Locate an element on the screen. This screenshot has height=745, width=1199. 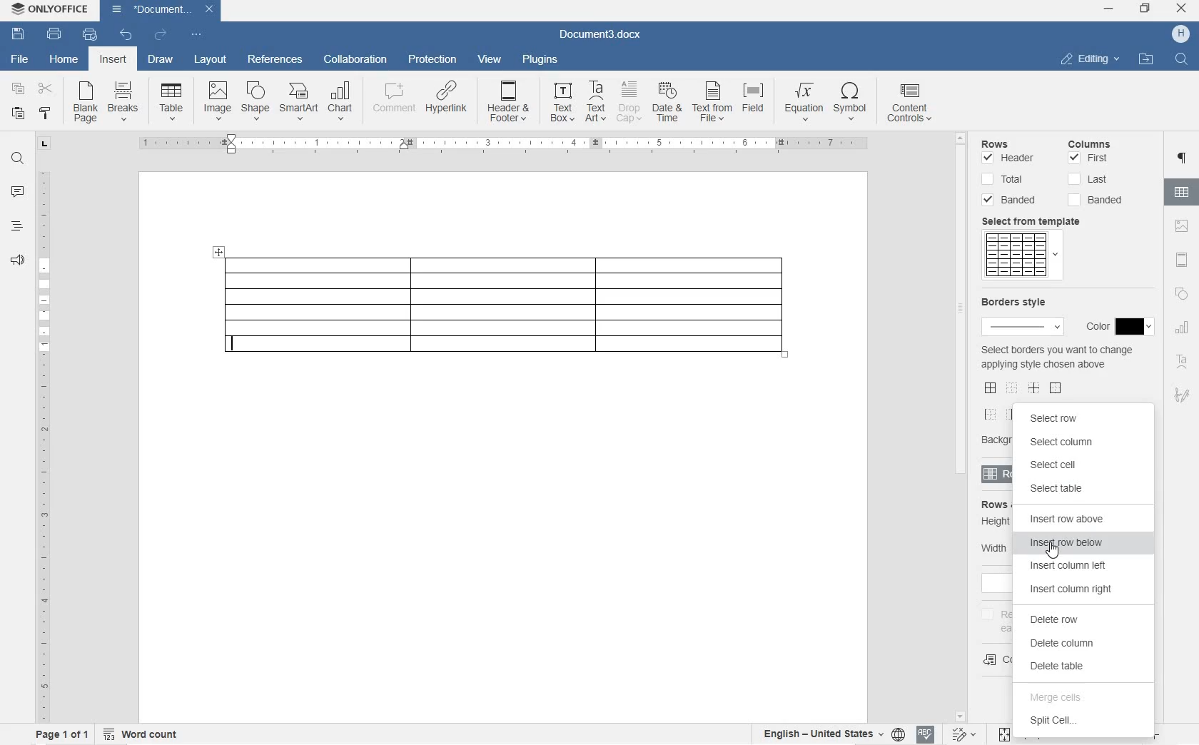
repeat as header row at the top of each page is located at coordinates (998, 619).